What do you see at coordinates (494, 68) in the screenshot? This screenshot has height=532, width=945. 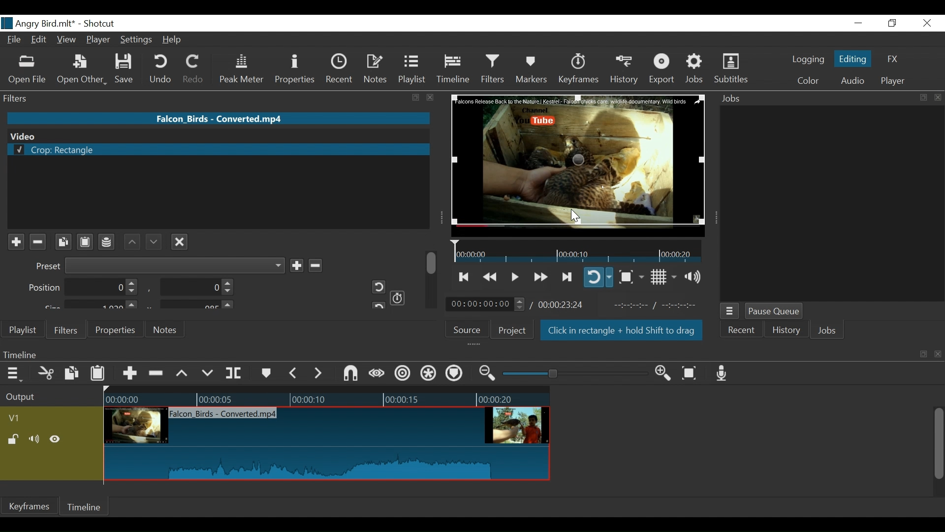 I see `Filters` at bounding box center [494, 68].